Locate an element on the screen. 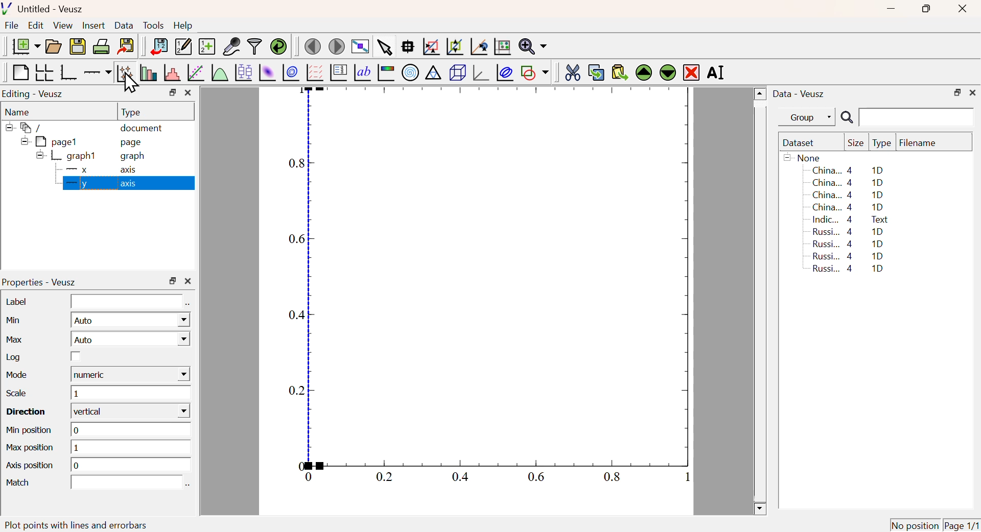  Click to reset graph axes is located at coordinates (477, 47).